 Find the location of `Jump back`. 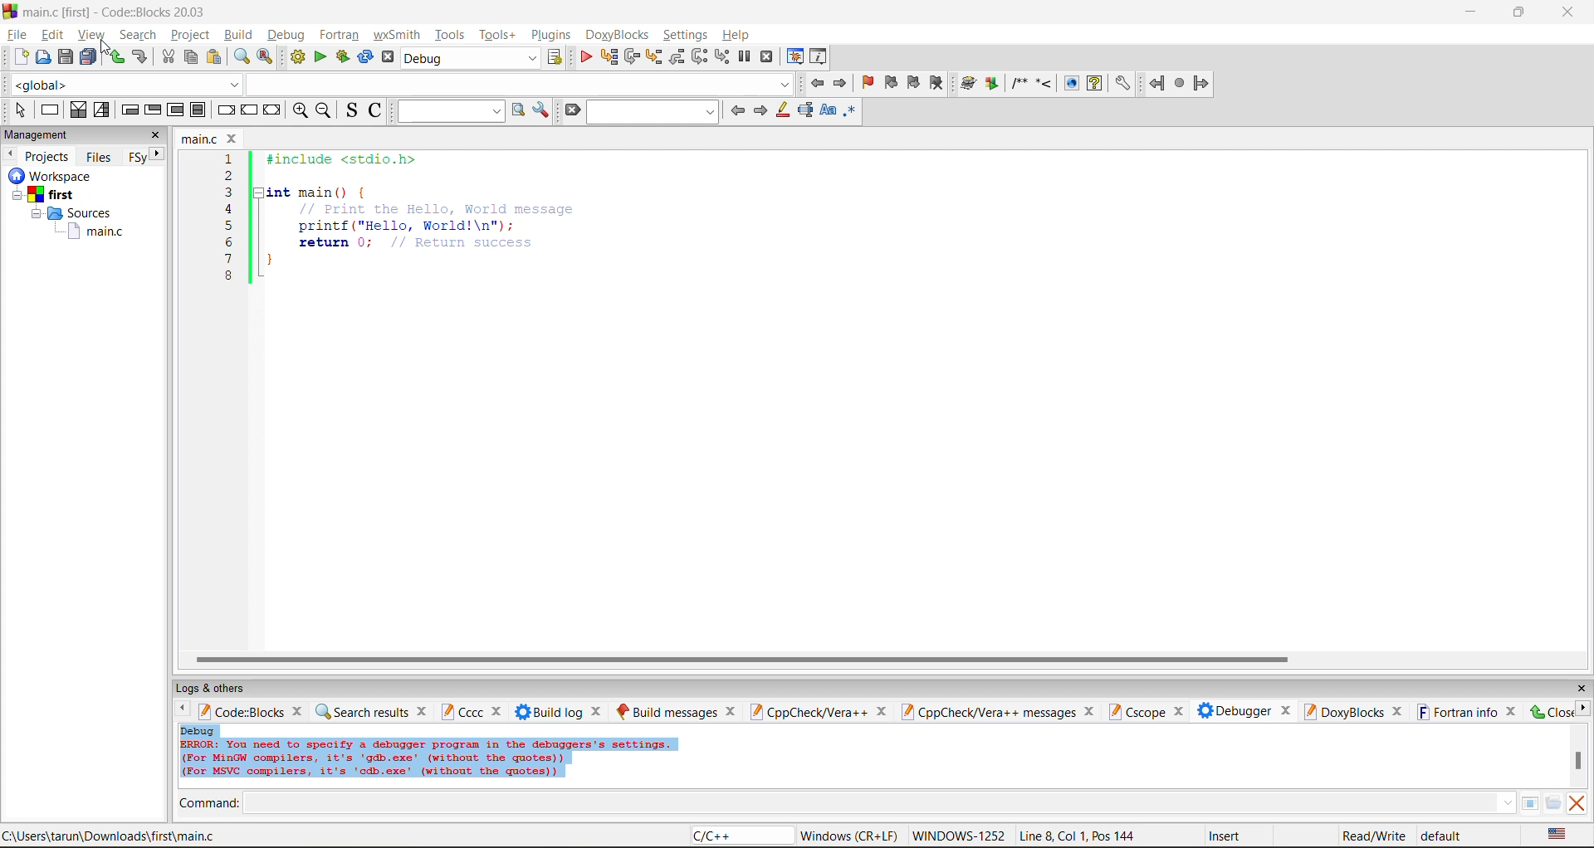

Jump back is located at coordinates (1154, 84).